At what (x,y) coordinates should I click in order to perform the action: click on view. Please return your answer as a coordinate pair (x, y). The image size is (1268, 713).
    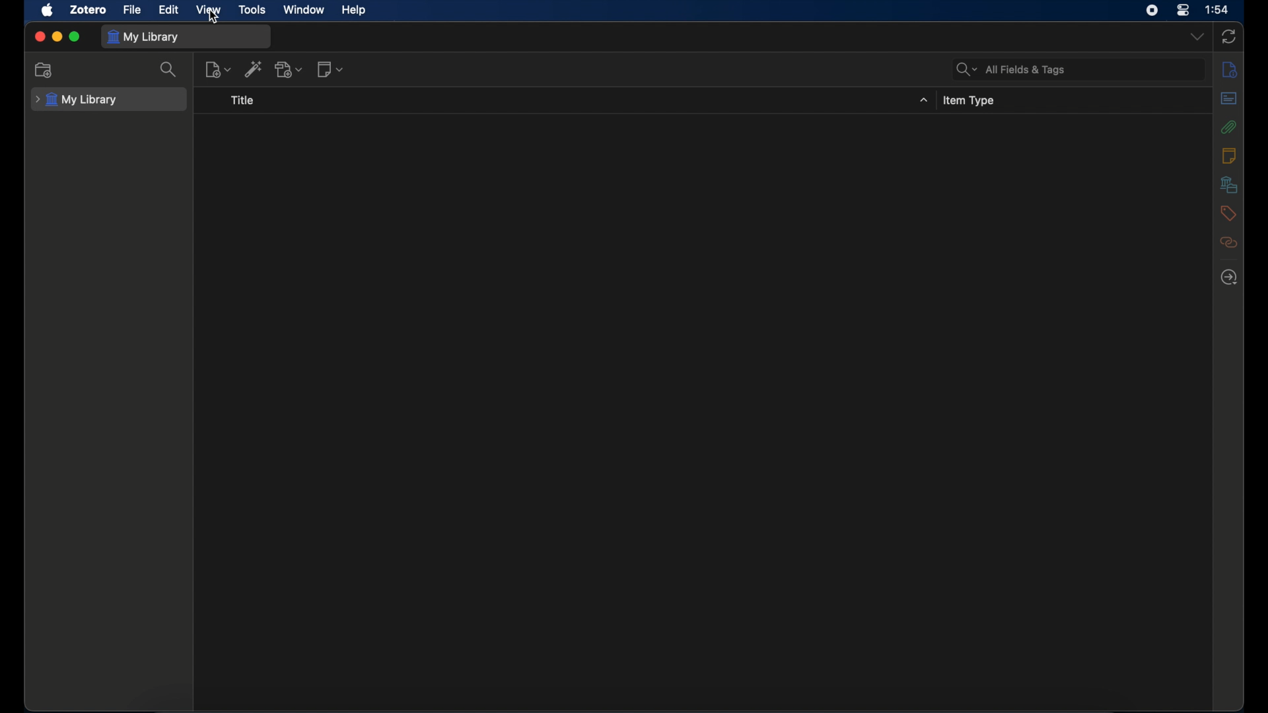
    Looking at the image, I should click on (209, 11).